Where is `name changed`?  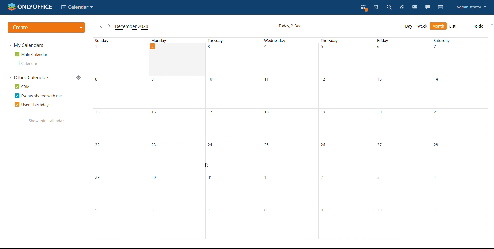
name changed is located at coordinates (32, 54).